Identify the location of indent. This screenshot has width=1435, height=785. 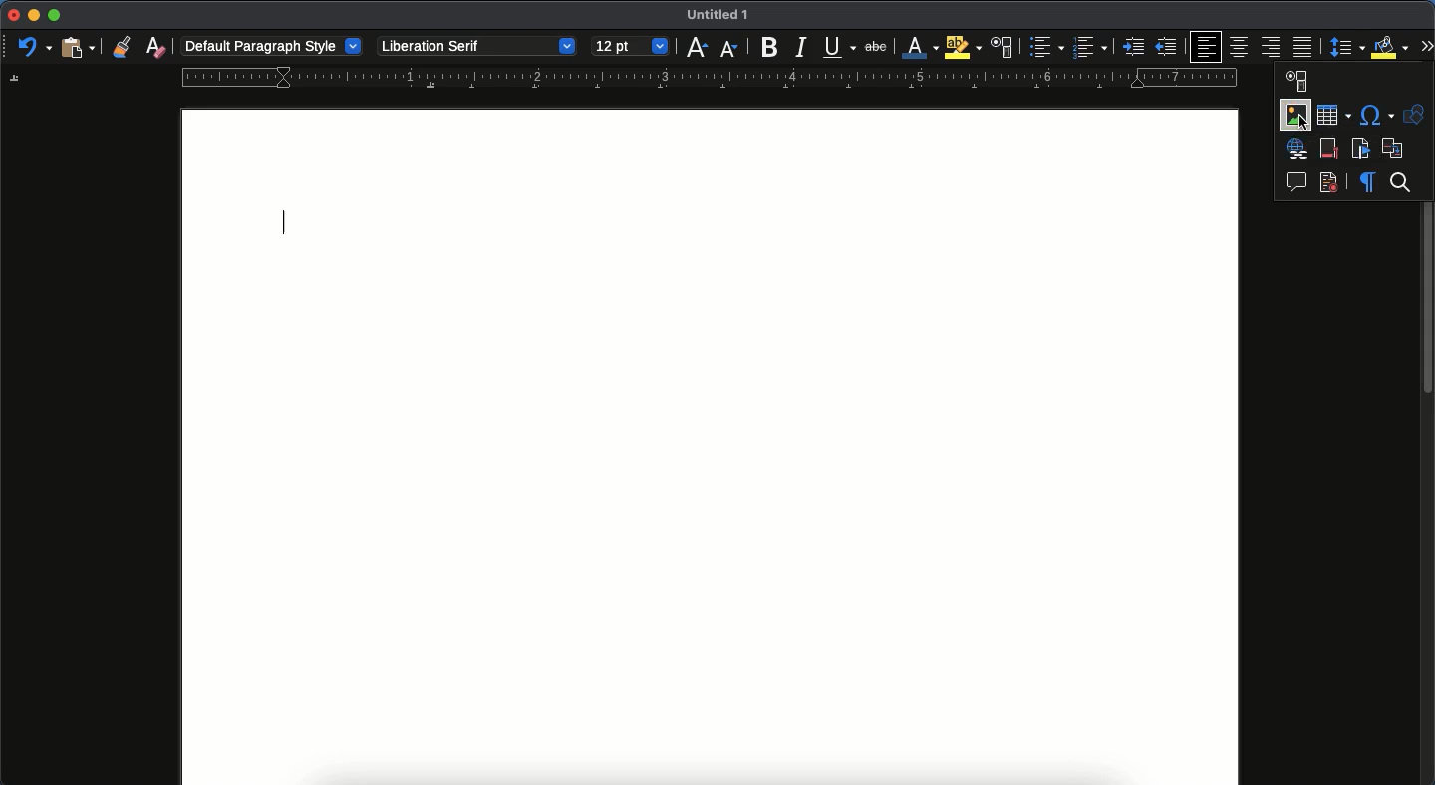
(1135, 47).